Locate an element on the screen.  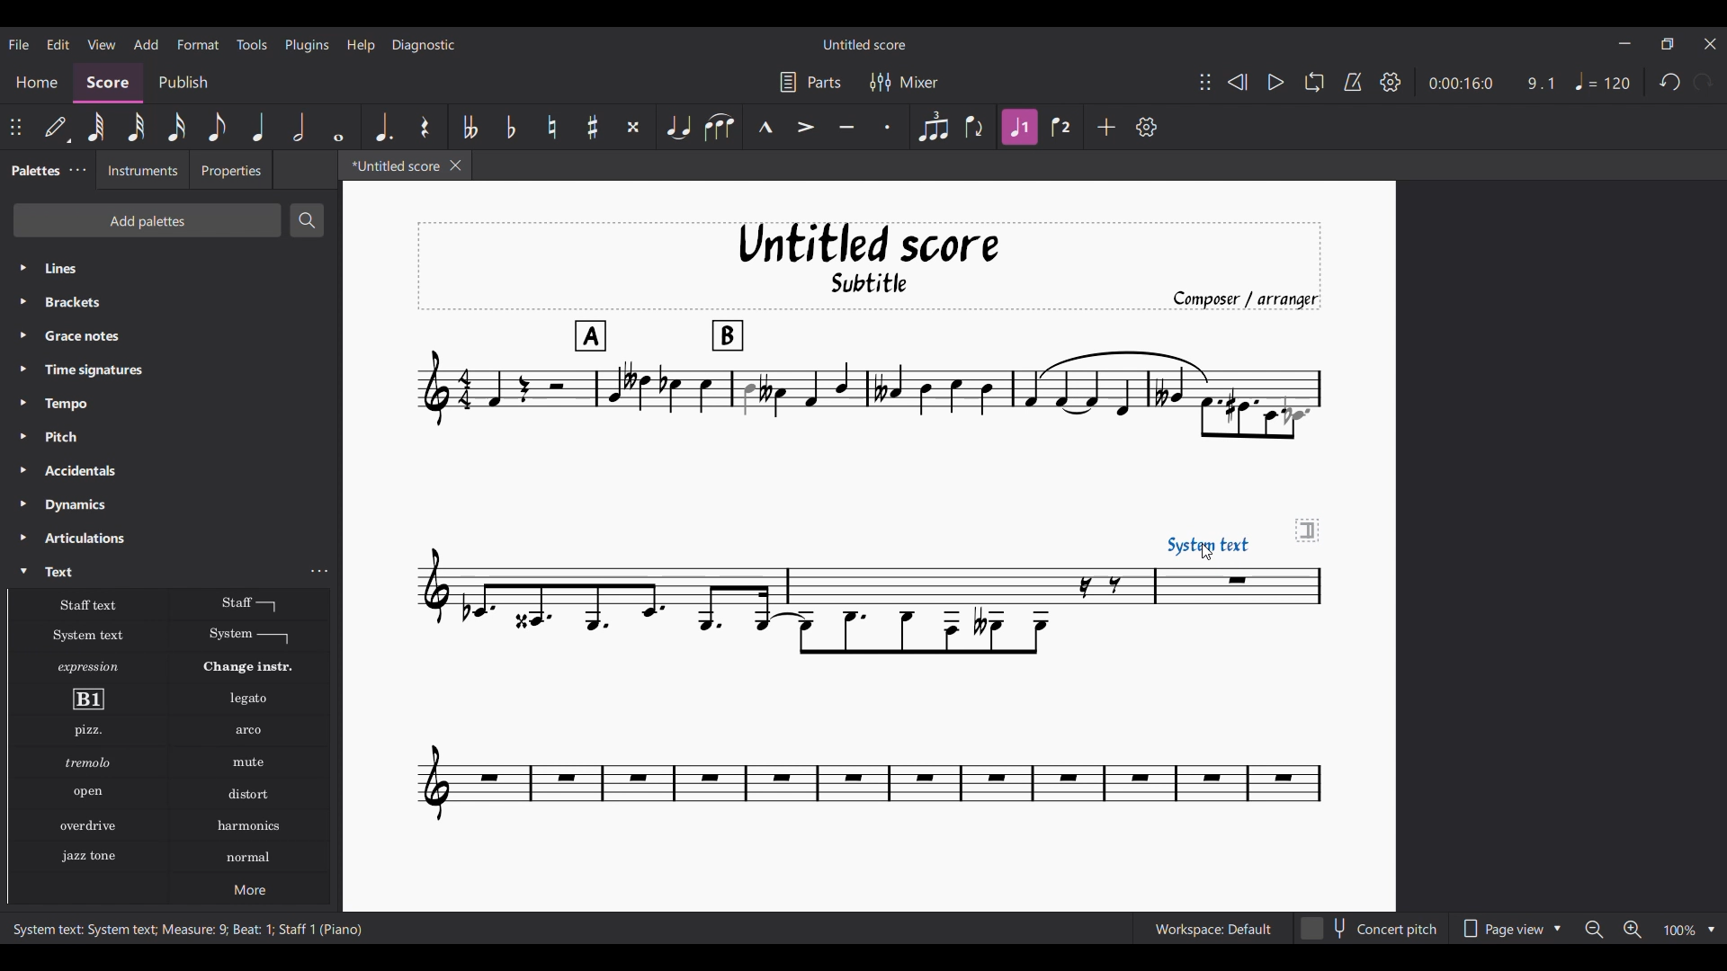
Metronome is located at coordinates (1353, 82).